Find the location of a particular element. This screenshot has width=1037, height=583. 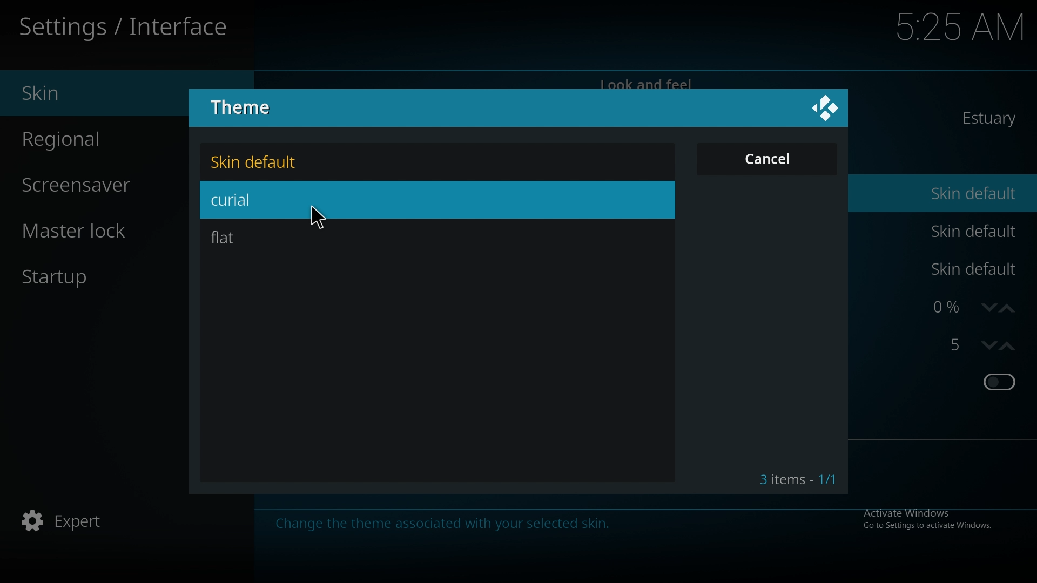

cancel is located at coordinates (767, 159).